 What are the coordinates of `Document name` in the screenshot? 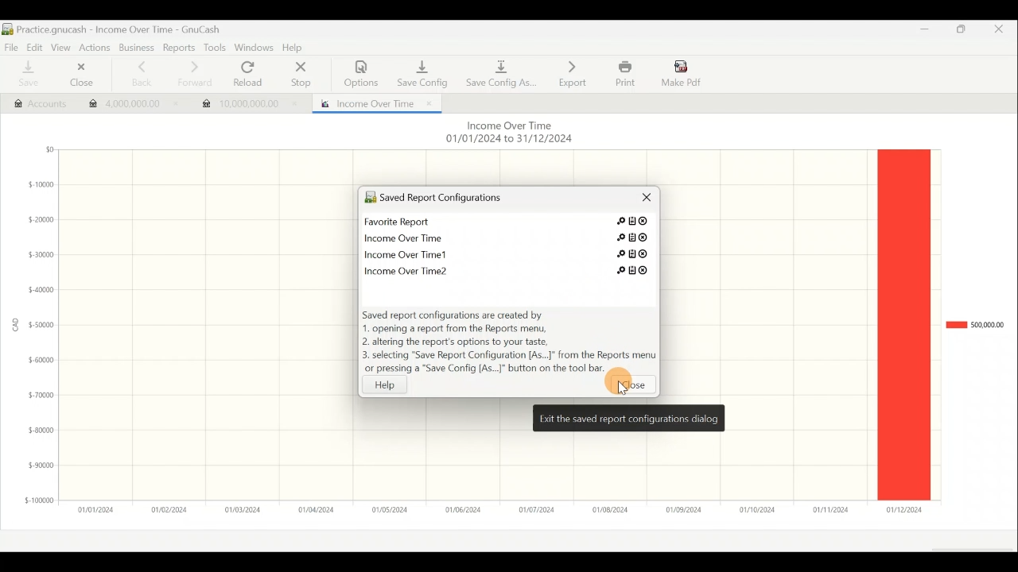 It's located at (119, 29).